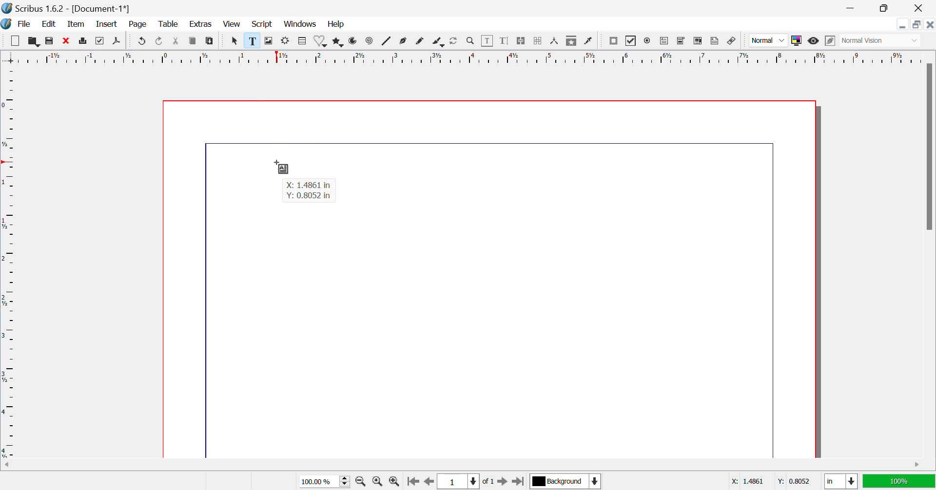 Image resolution: width=936 pixels, height=490 pixels. What do you see at coordinates (649, 41) in the screenshot?
I see `Pdf Radio button` at bounding box center [649, 41].